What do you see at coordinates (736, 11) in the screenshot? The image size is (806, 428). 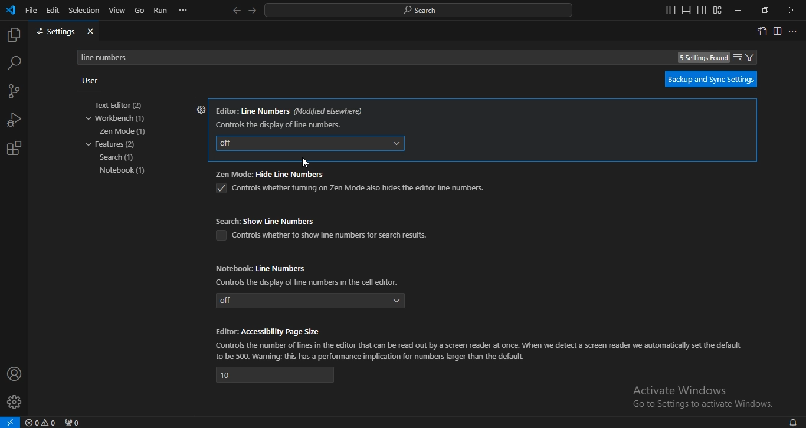 I see `minimize` at bounding box center [736, 11].